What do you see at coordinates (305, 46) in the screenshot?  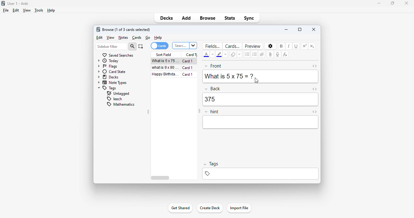 I see `superscript` at bounding box center [305, 46].